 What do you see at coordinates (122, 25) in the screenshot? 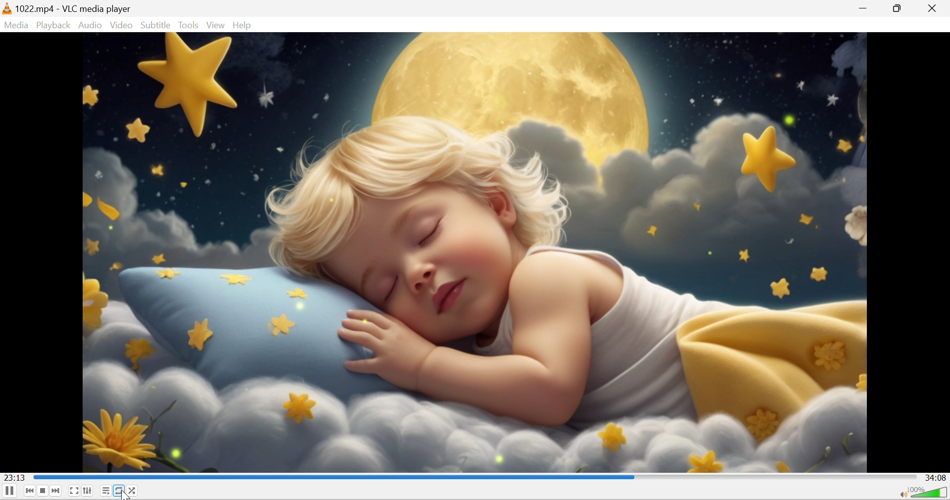
I see `Video` at bounding box center [122, 25].